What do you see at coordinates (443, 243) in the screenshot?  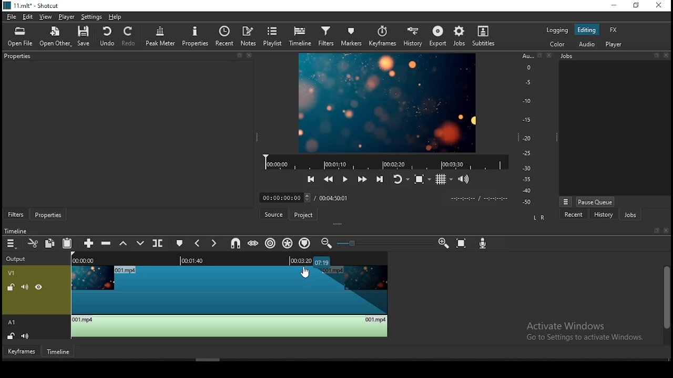 I see `zoom timeline` at bounding box center [443, 243].